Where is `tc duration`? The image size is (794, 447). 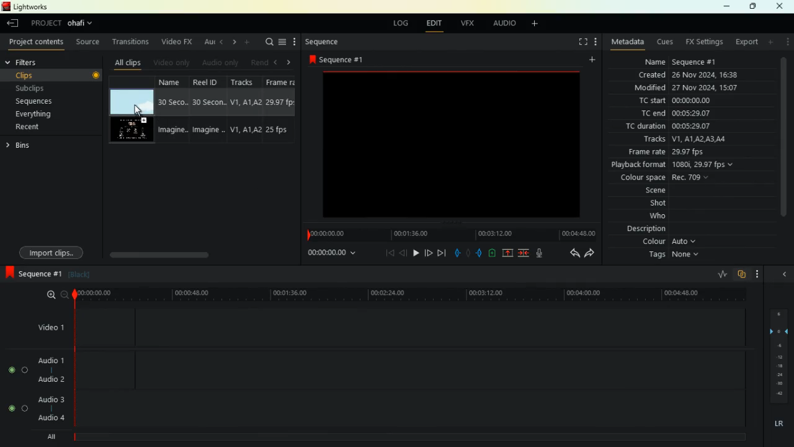
tc duration is located at coordinates (646, 125).